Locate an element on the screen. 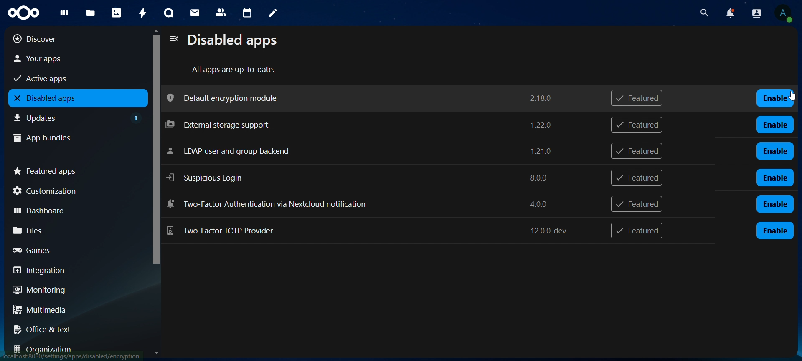 The height and width of the screenshot is (361, 802). featured is located at coordinates (636, 205).